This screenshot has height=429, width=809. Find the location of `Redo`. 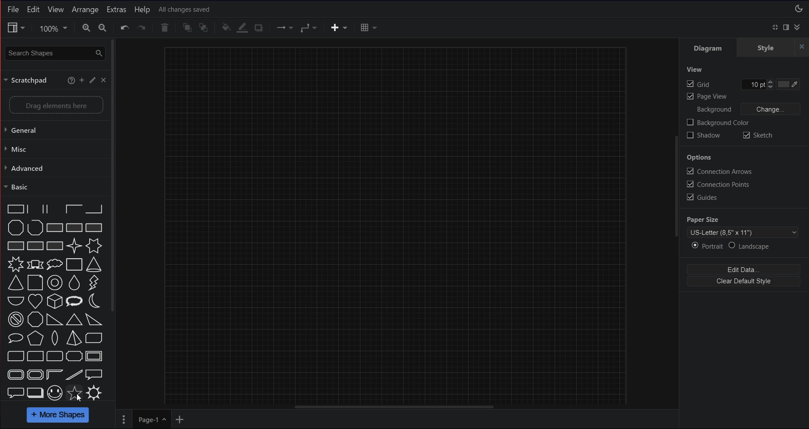

Redo is located at coordinates (142, 27).